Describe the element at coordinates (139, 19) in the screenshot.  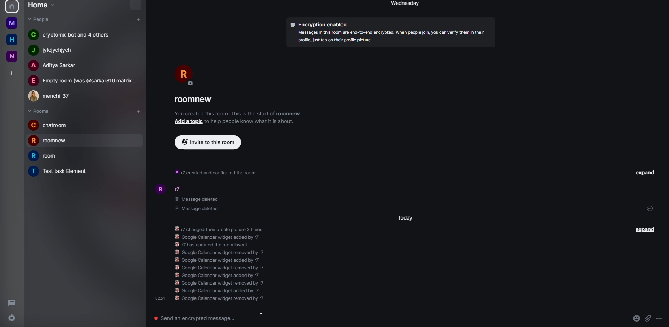
I see `add` at that location.